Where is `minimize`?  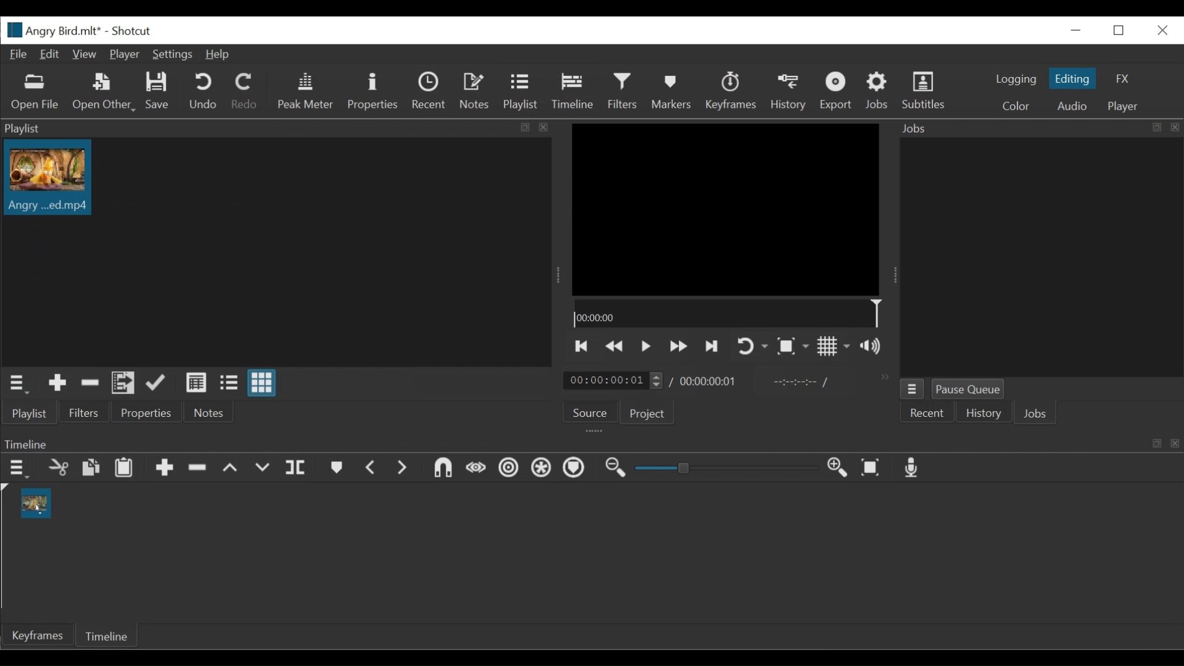
minimize is located at coordinates (1077, 29).